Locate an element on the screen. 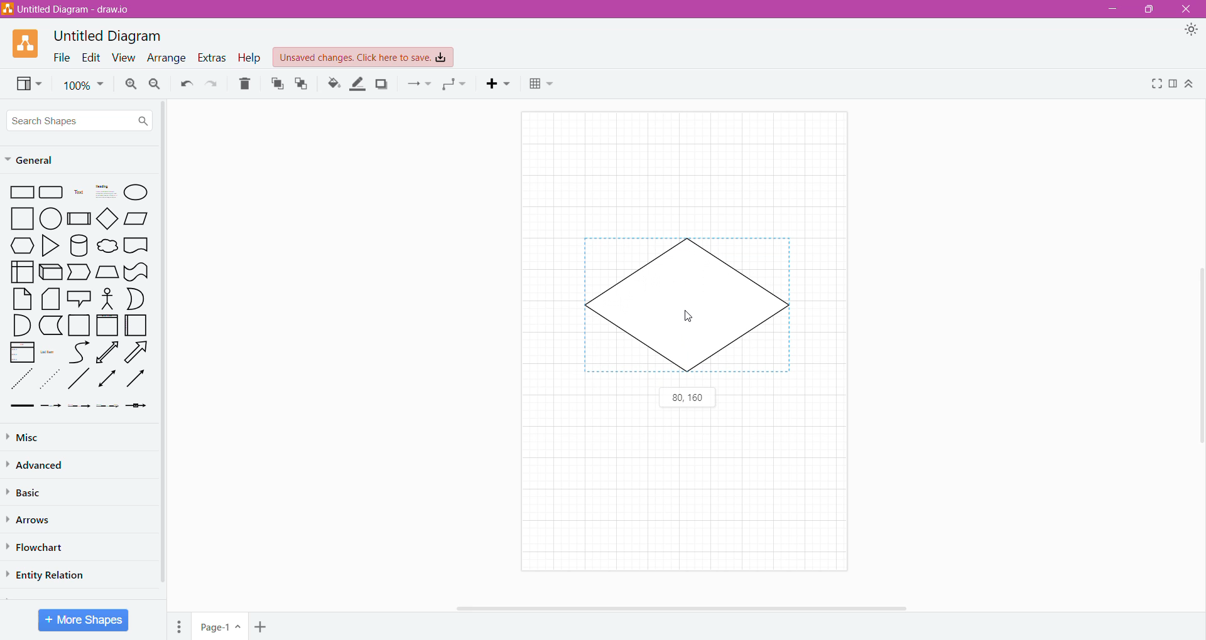  Link is located at coordinates (21, 407).